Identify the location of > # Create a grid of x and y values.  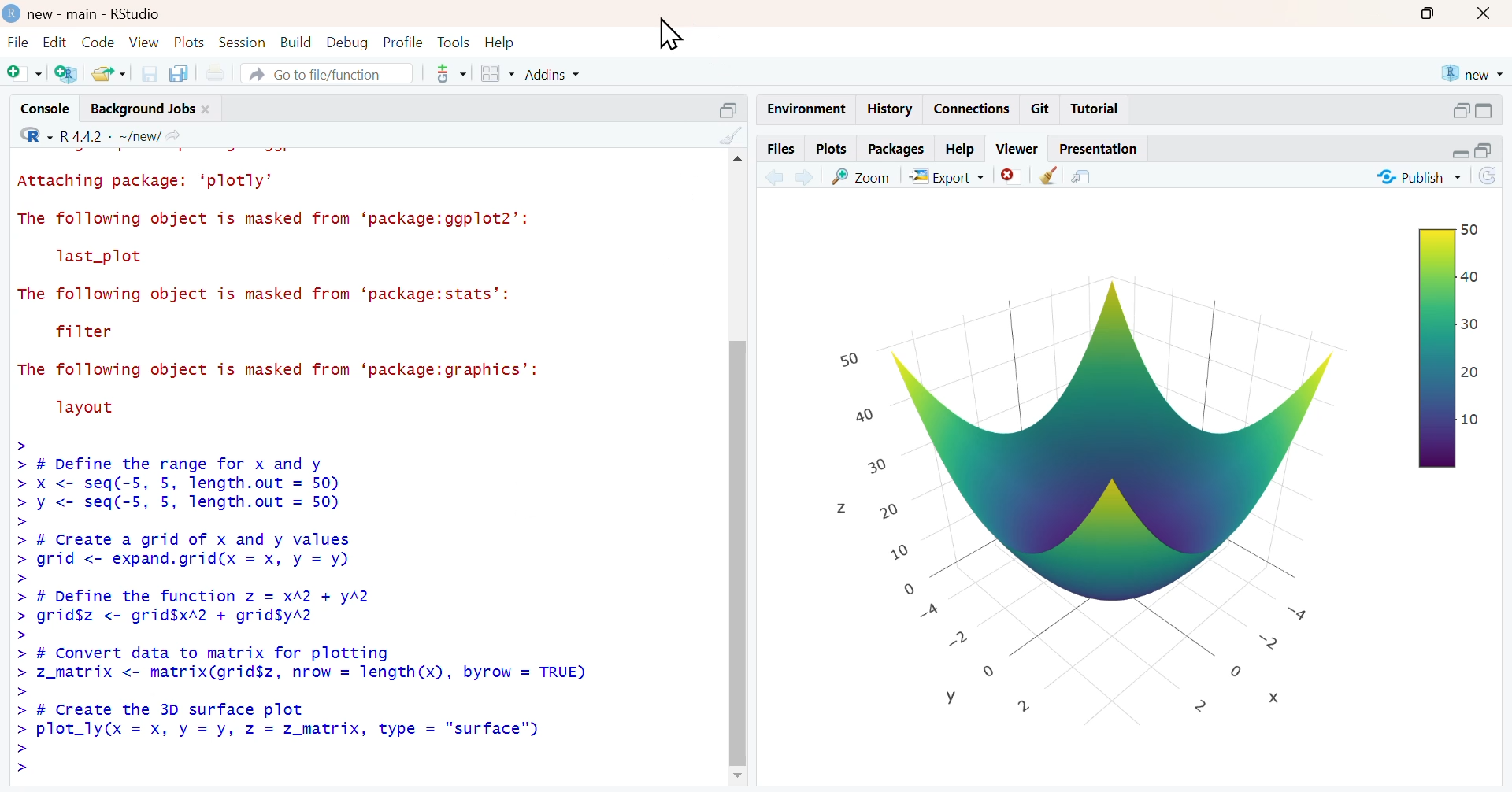
(185, 540).